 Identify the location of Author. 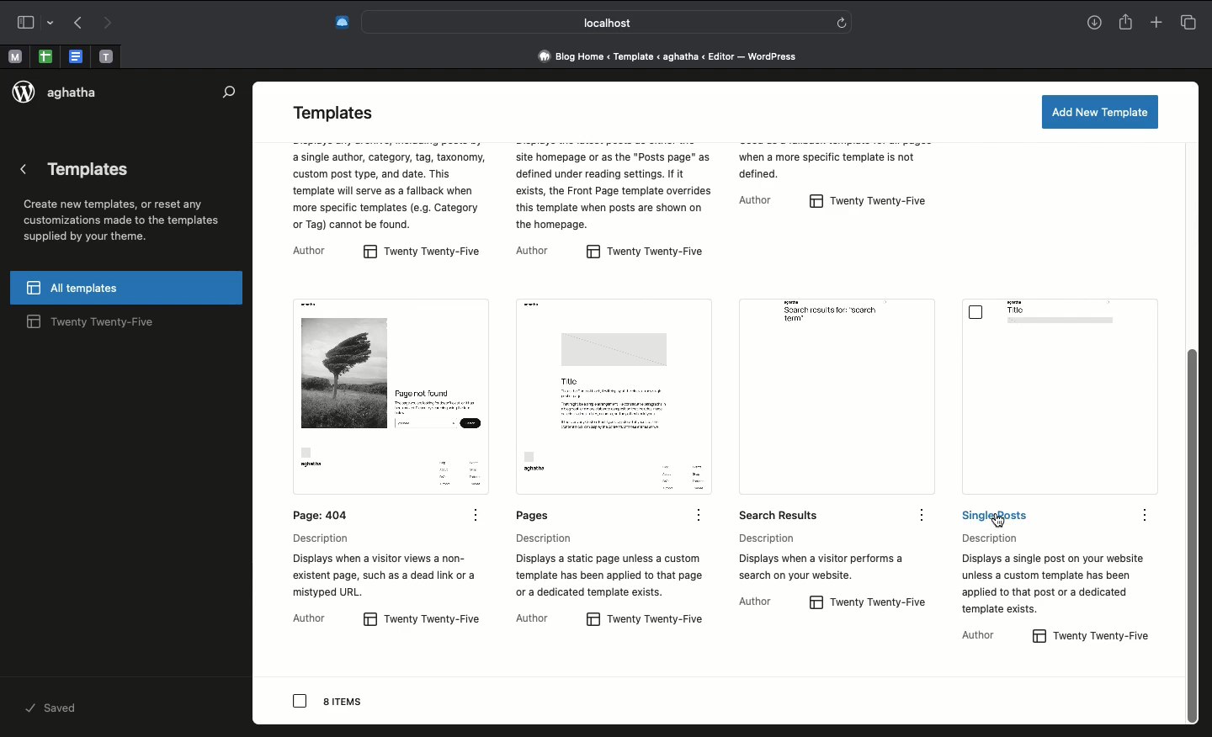
(310, 618).